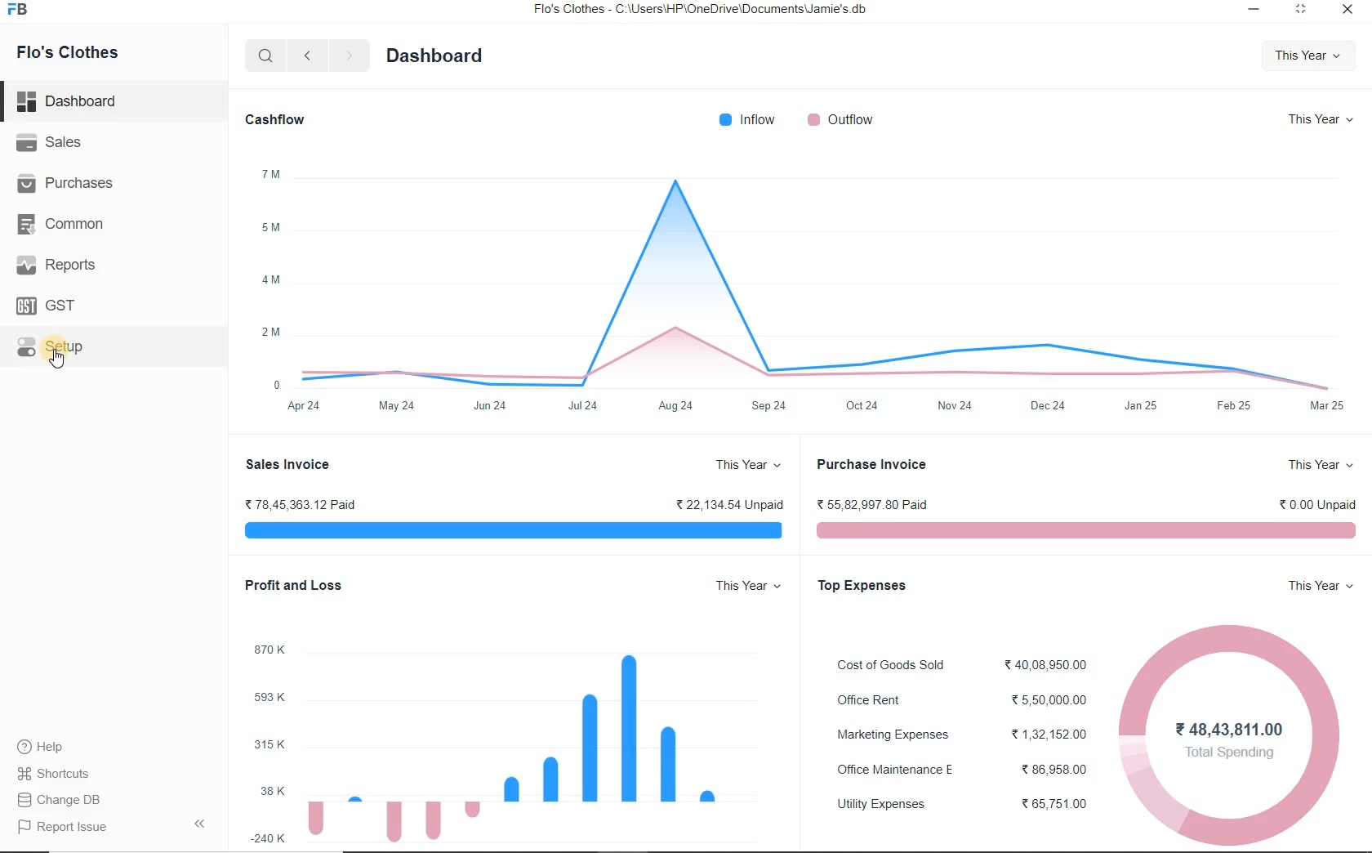 The height and width of the screenshot is (853, 1372). What do you see at coordinates (58, 800) in the screenshot?
I see `Change DB` at bounding box center [58, 800].